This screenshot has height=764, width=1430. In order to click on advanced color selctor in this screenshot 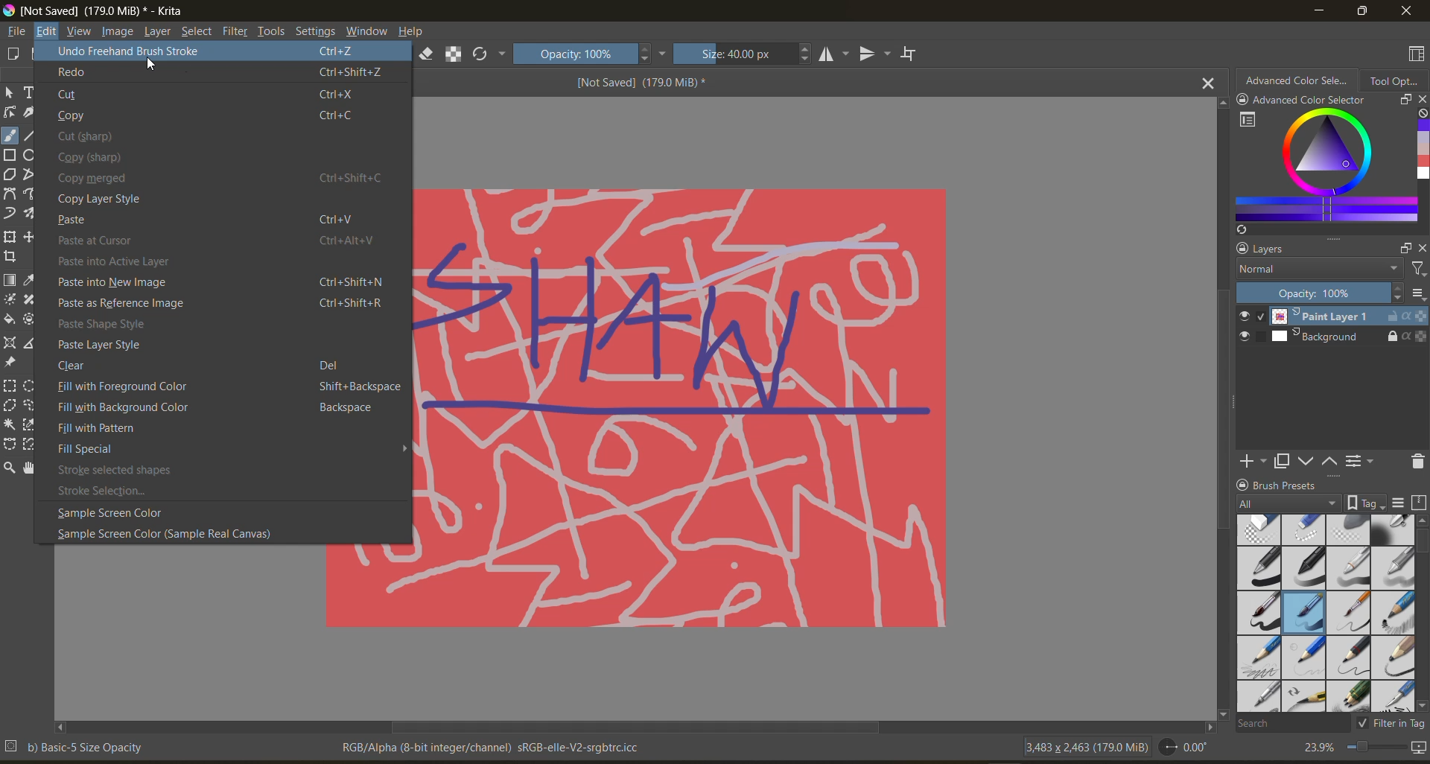, I will do `click(1303, 99)`.